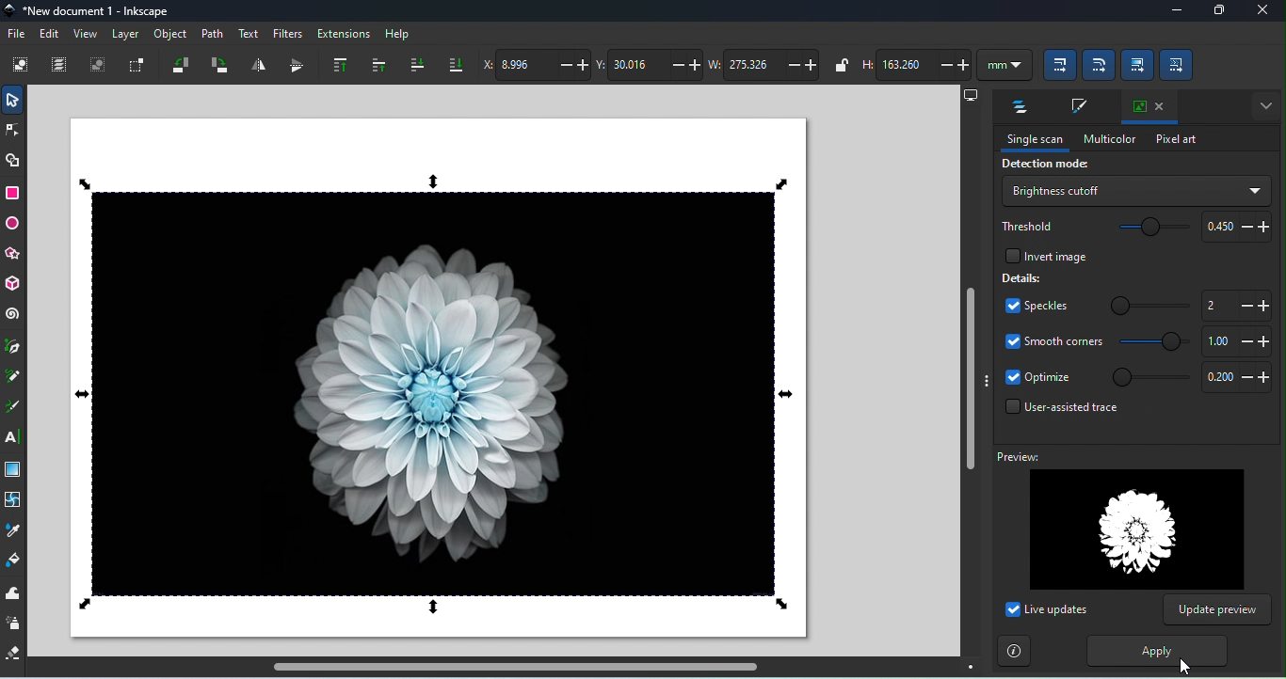 Image resolution: width=1286 pixels, height=679 pixels. I want to click on Invert image, so click(1040, 257).